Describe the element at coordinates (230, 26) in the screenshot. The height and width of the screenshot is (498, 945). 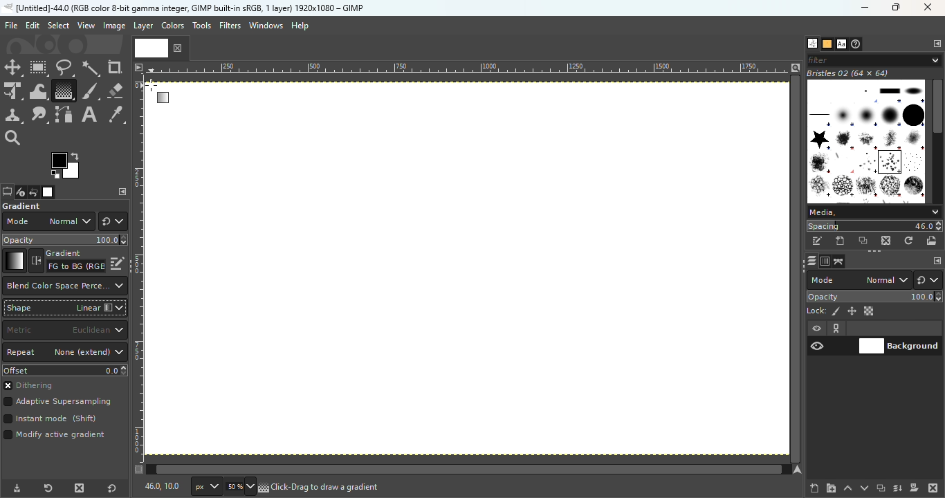
I see `Filters` at that location.